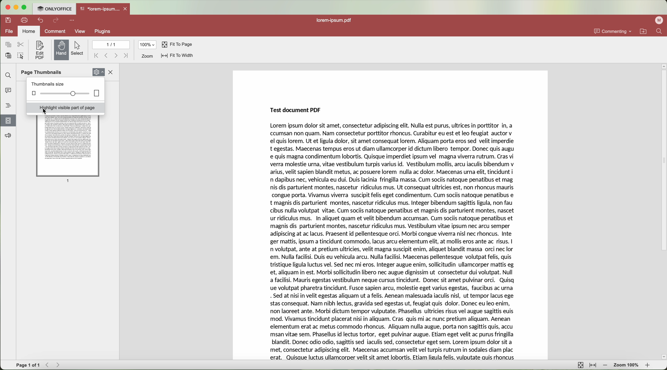  I want to click on click on page thumbnails, so click(8, 120).